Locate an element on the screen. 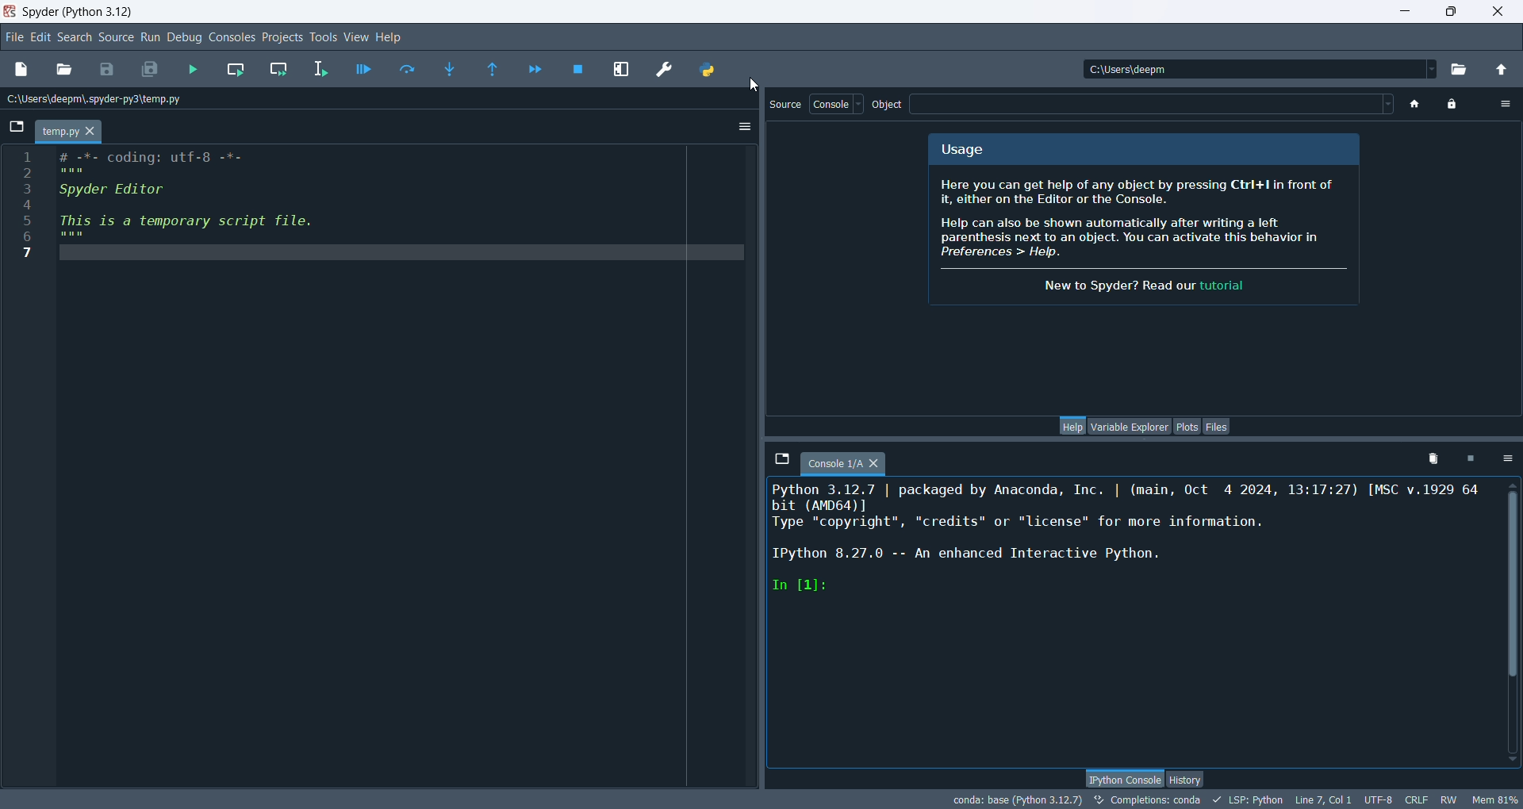  options is located at coordinates (1506, 104).